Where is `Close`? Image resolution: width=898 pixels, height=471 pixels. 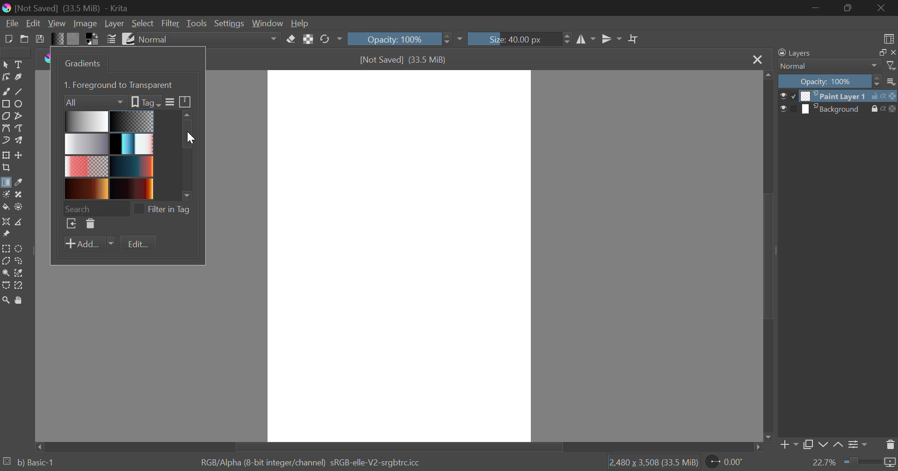 Close is located at coordinates (757, 59).